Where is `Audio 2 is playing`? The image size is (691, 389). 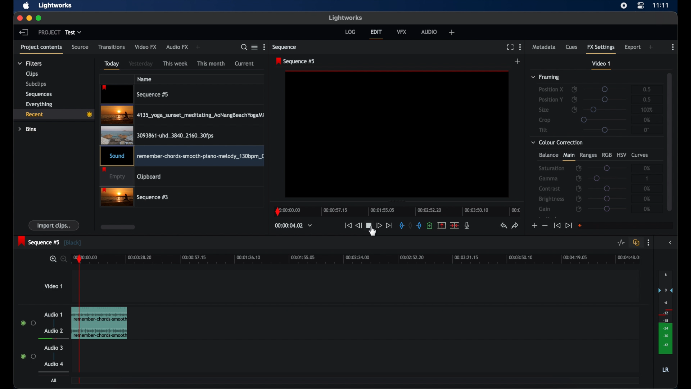 Audio 2 is playing is located at coordinates (51, 339).